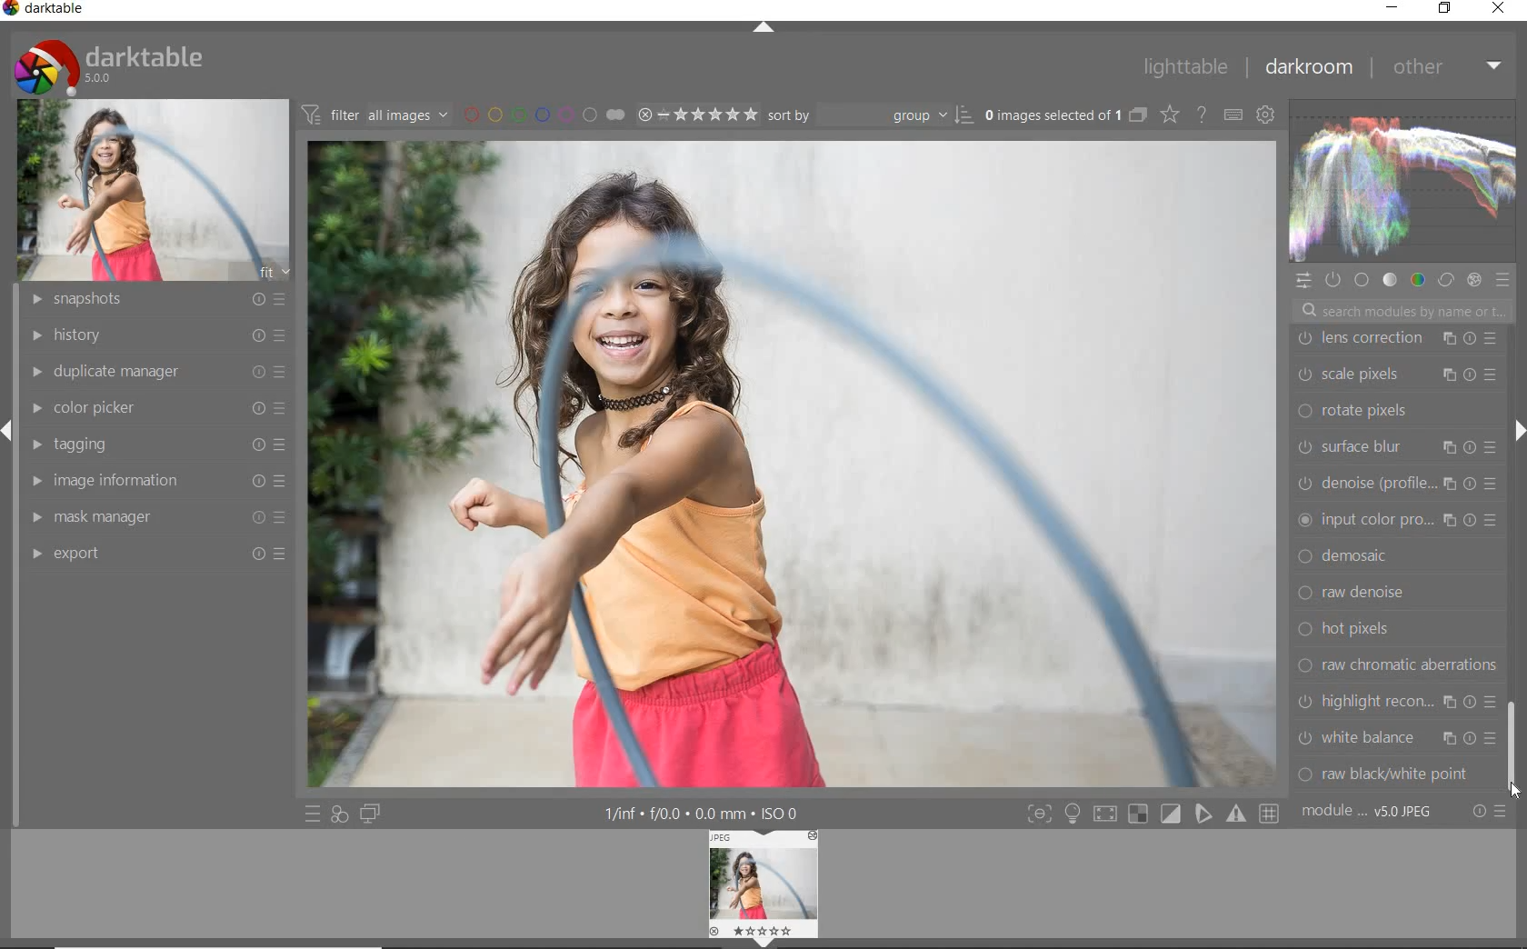 This screenshot has height=949, width=1527. Describe the element at coordinates (1444, 8) in the screenshot. I see `restore` at that location.